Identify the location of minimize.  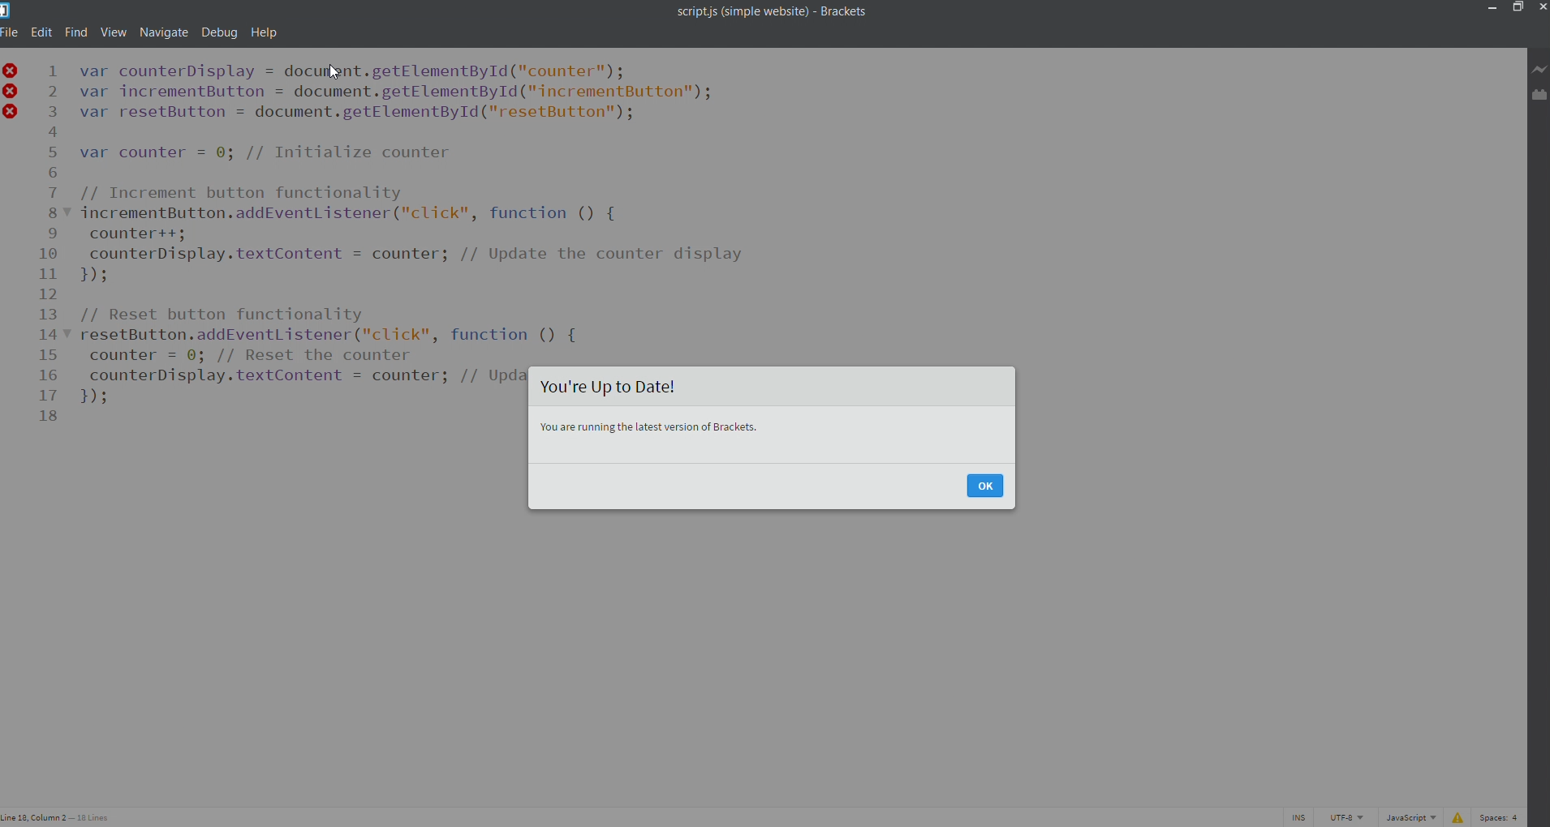
(1489, 7).